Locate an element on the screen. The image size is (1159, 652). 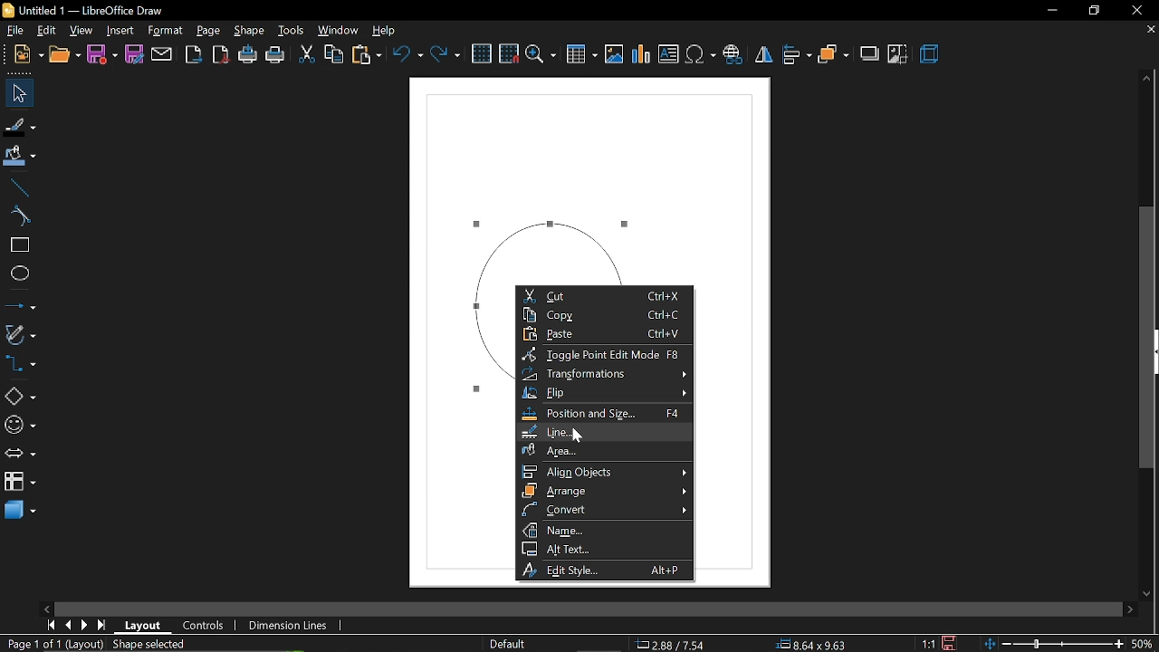
export as is located at coordinates (219, 56).